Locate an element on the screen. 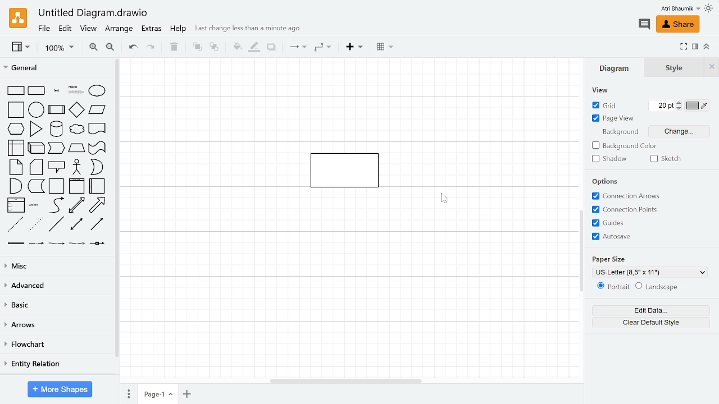 Image resolution: width=719 pixels, height=404 pixels. Sketch is located at coordinates (667, 159).